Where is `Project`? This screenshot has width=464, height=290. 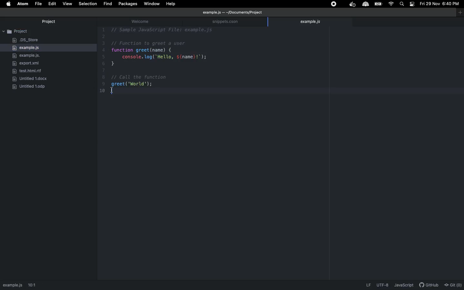
Project is located at coordinates (48, 31).